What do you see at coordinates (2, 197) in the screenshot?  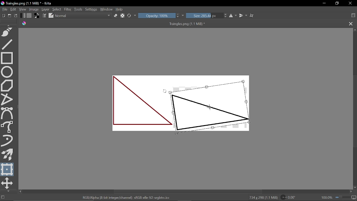 I see `No selection` at bounding box center [2, 197].